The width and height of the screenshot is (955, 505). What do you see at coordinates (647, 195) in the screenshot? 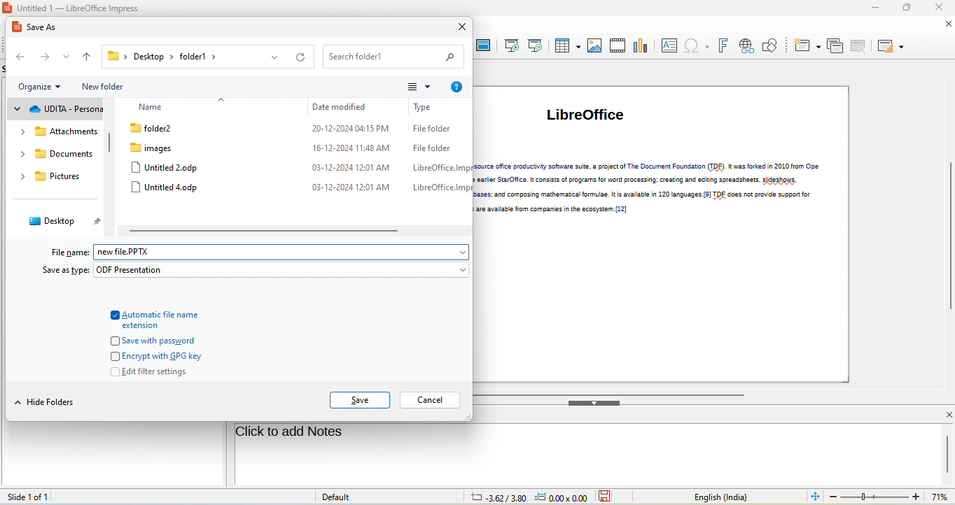
I see `diagrams, and drawings: working with databases; and composing mathematical formulae. It is available in 120 languages. [9] TDF does not provide support for
jiagr` at bounding box center [647, 195].